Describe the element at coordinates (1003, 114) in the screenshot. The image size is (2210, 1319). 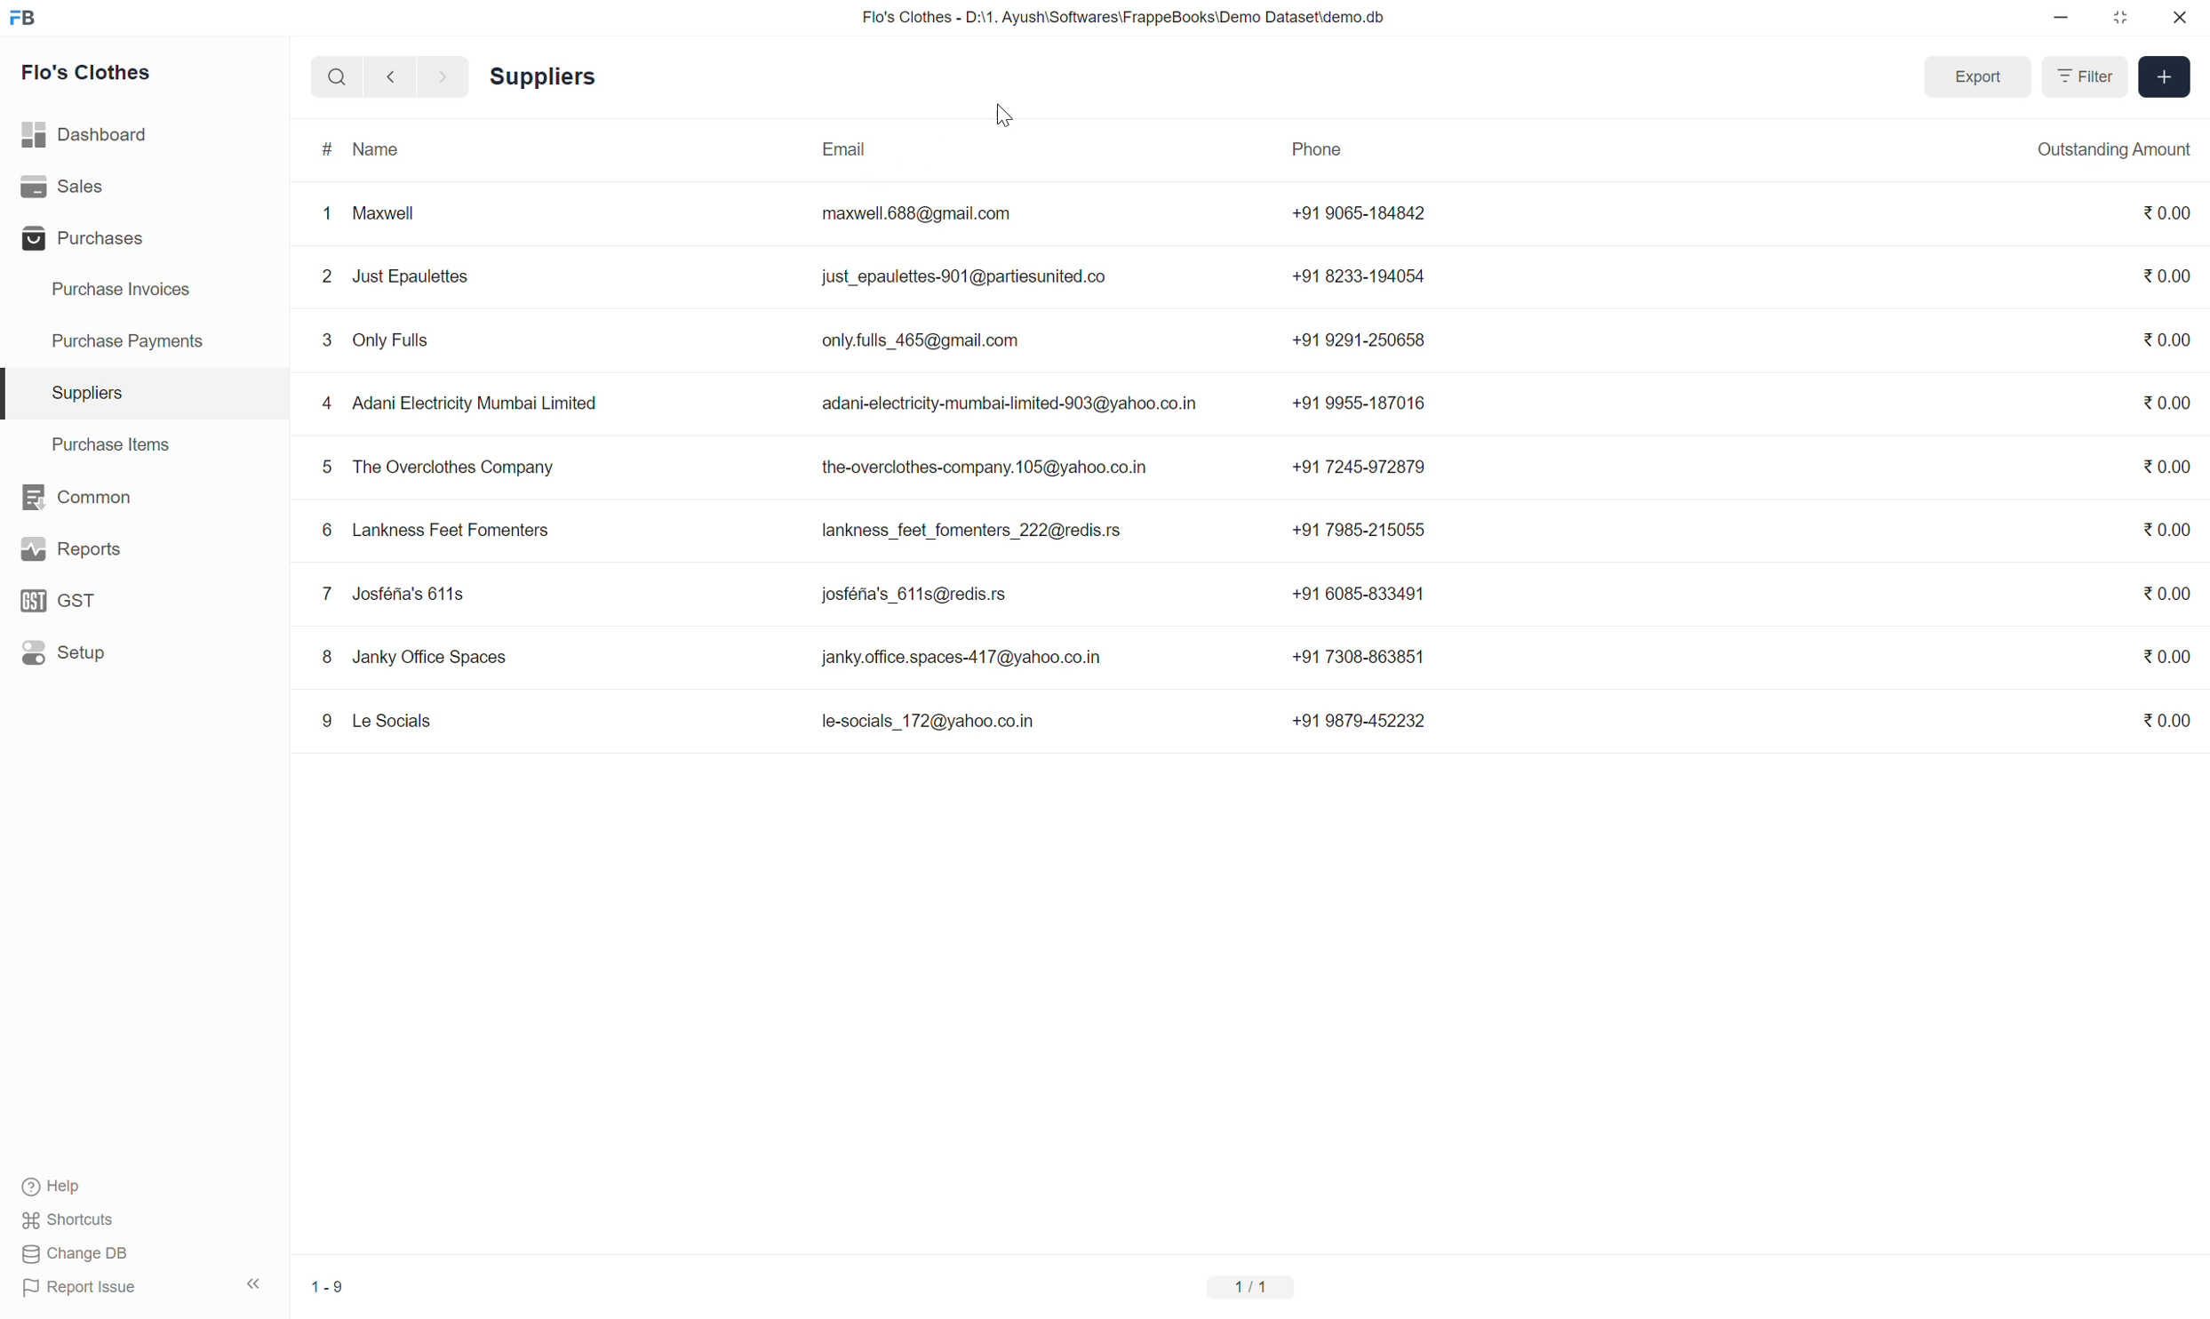
I see `cursor` at that location.